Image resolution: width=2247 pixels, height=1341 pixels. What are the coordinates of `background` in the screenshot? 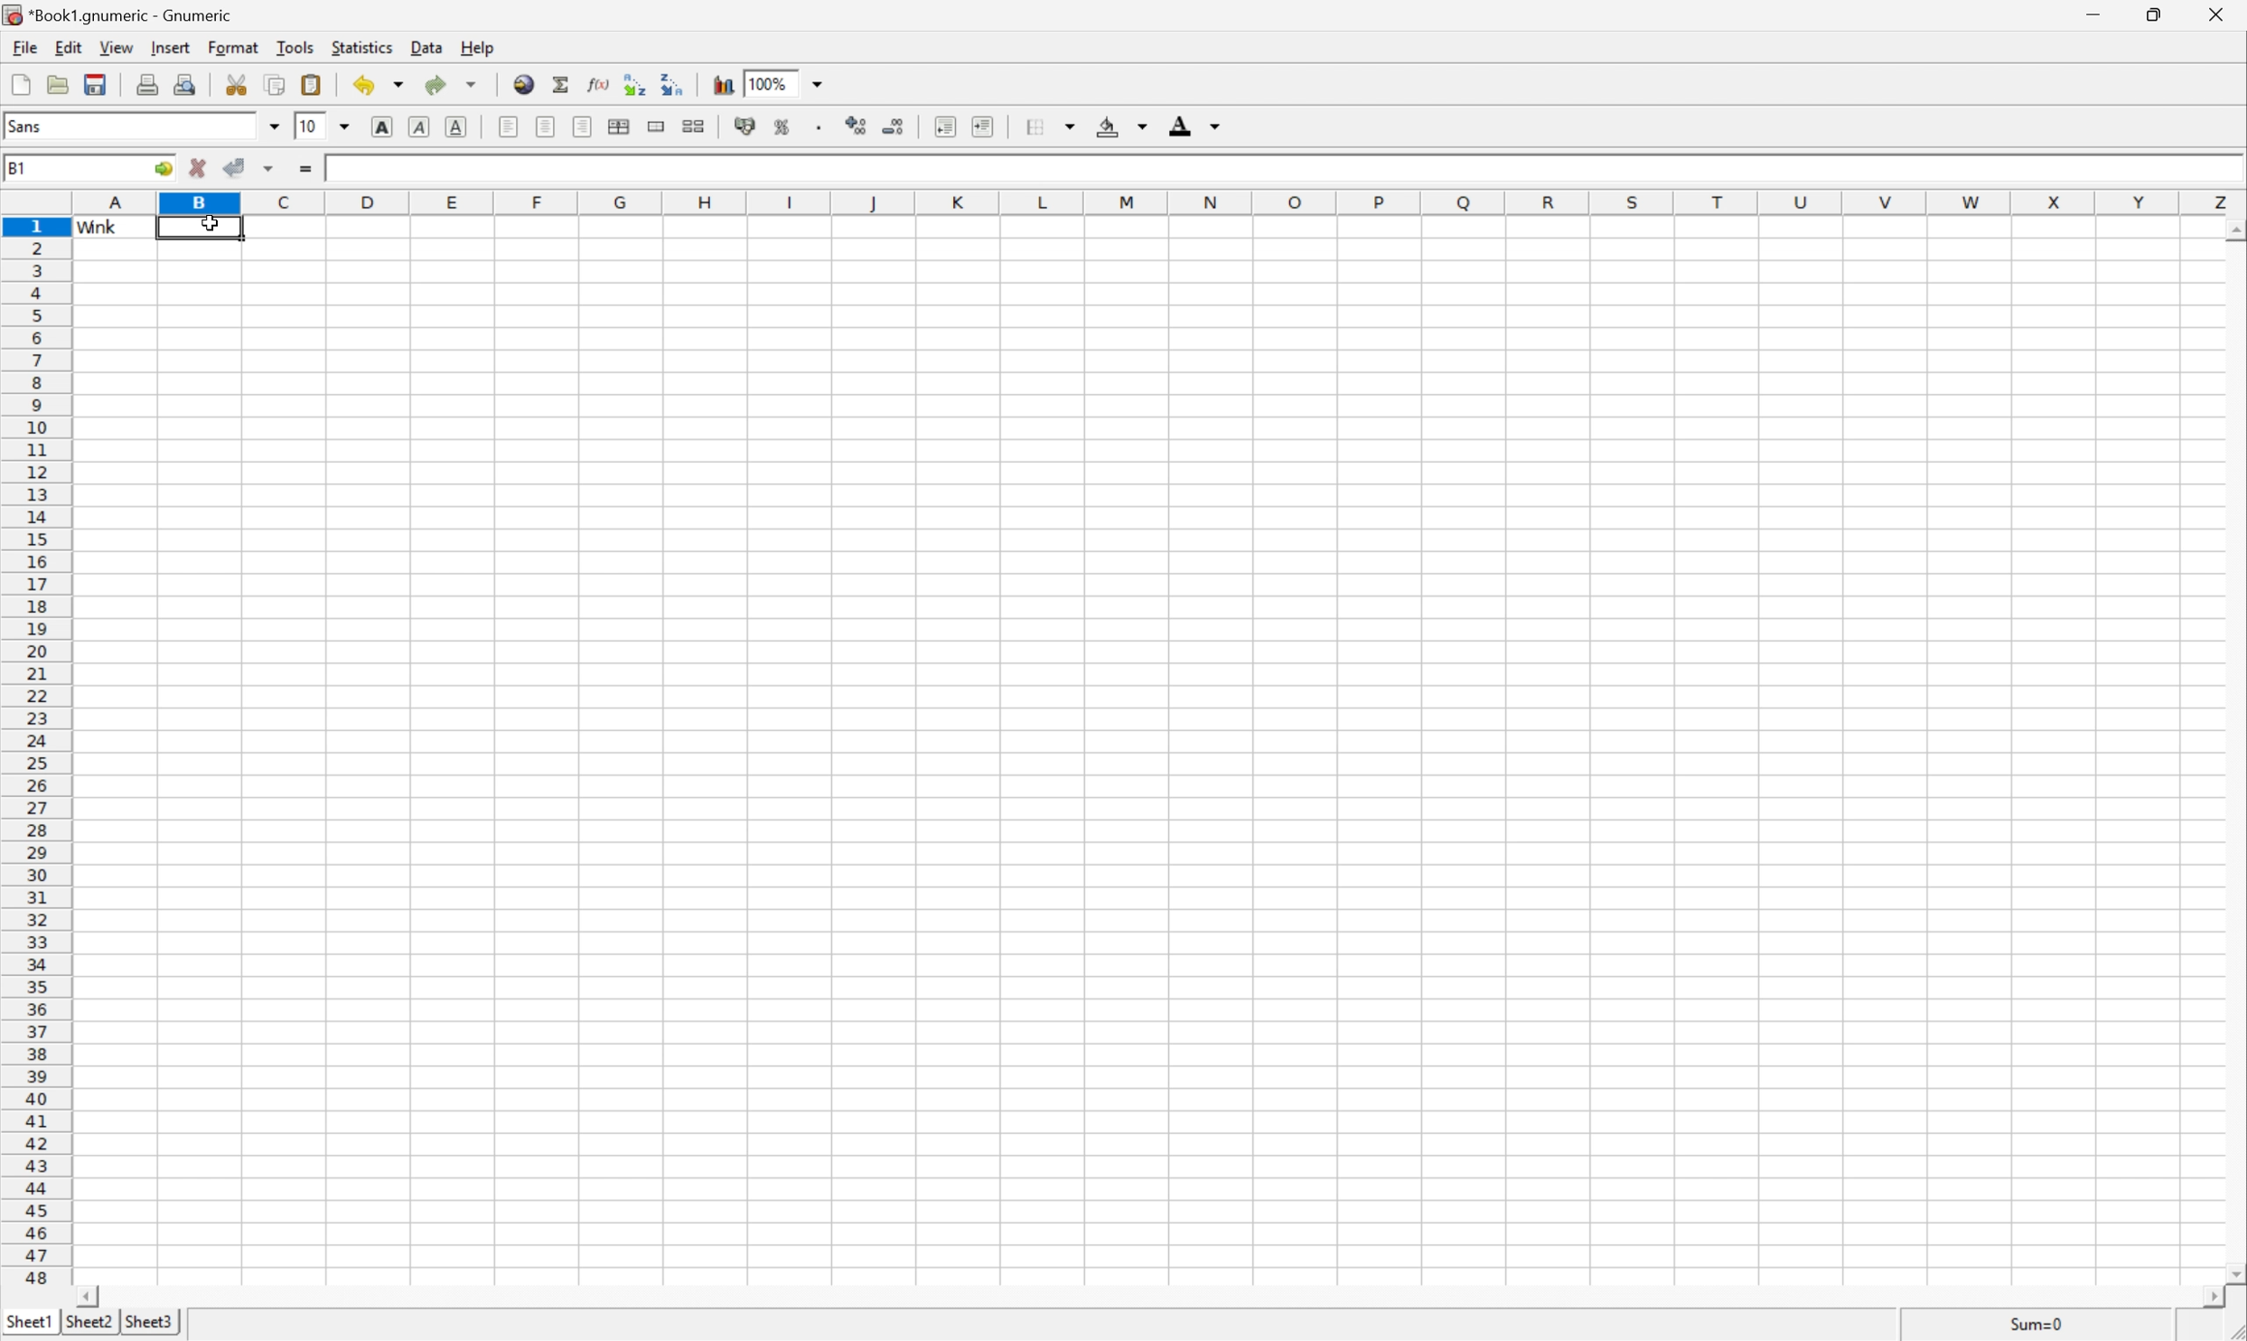 It's located at (1121, 123).